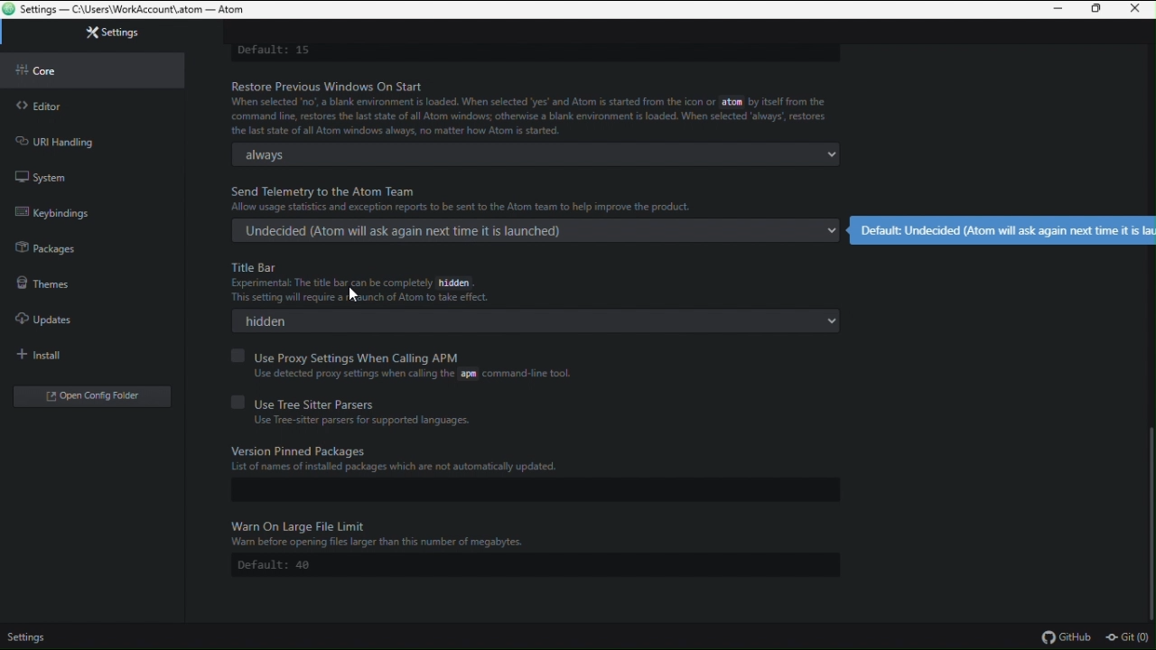 The height and width of the screenshot is (650, 1156). What do you see at coordinates (99, 177) in the screenshot?
I see `system` at bounding box center [99, 177].